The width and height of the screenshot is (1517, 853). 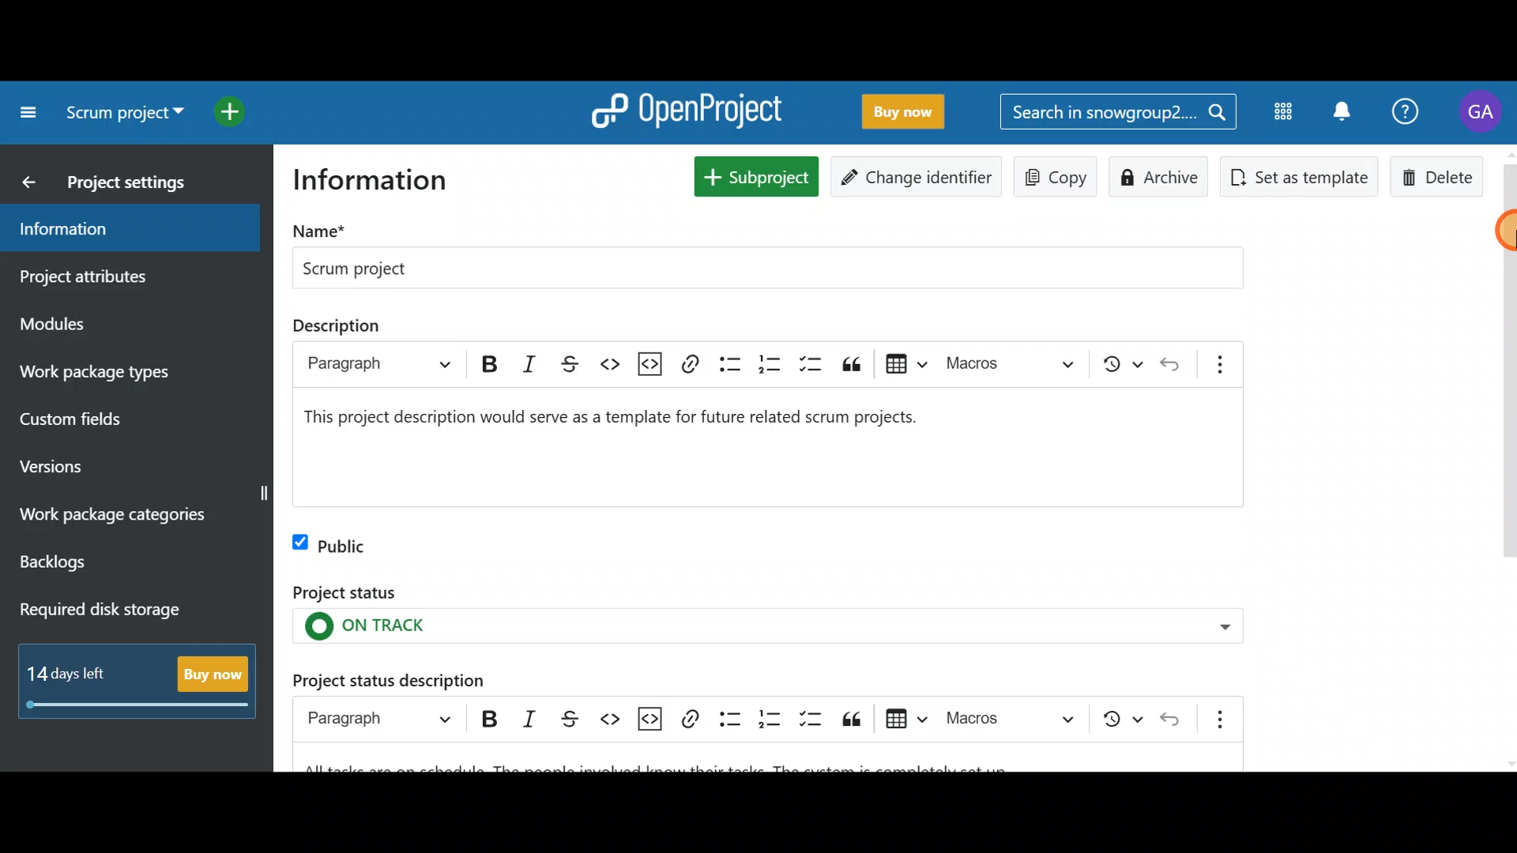 What do you see at coordinates (490, 363) in the screenshot?
I see `bold` at bounding box center [490, 363].